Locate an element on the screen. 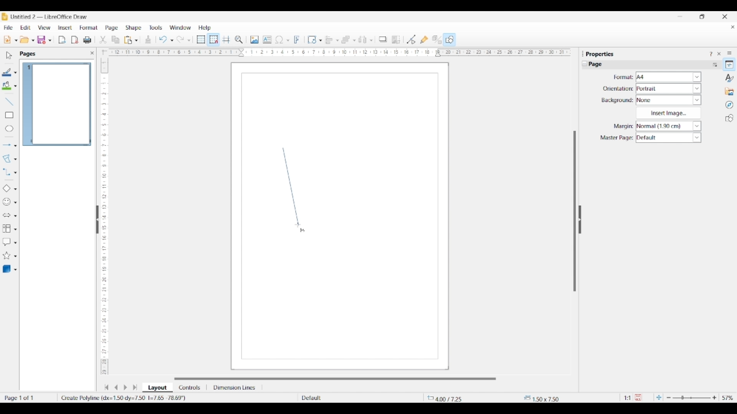  Page is located at coordinates (112, 28).